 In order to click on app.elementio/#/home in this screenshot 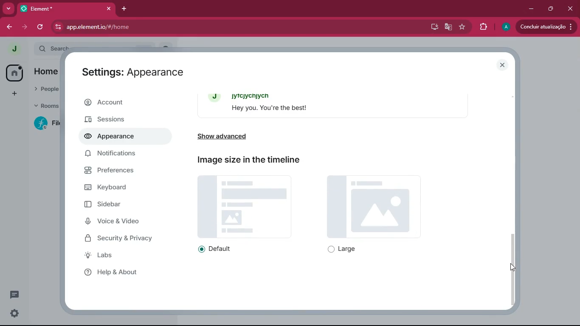, I will do `click(158, 27)`.